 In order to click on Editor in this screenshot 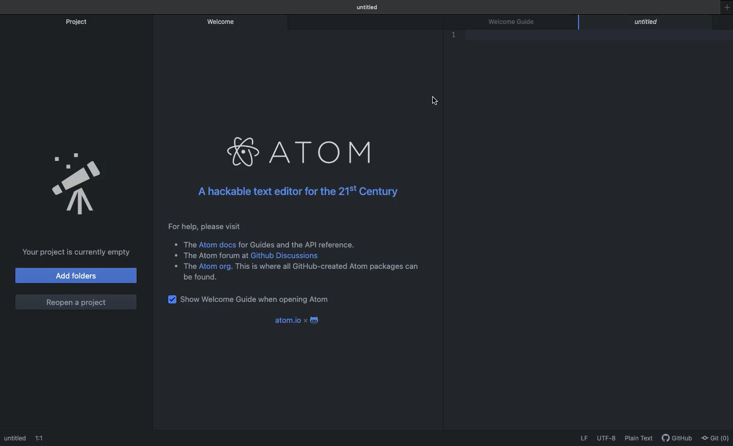, I will do `click(27, 438)`.